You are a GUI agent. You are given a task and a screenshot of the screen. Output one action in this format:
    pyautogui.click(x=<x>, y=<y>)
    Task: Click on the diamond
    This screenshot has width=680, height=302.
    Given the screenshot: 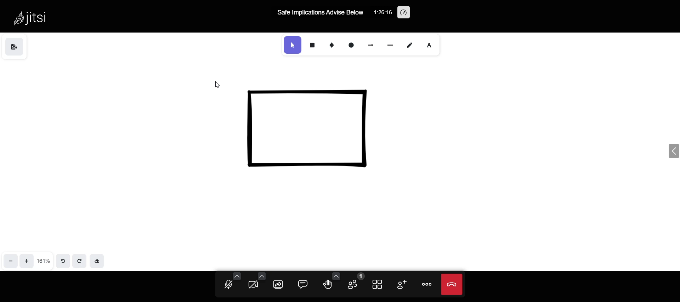 What is the action you would take?
    pyautogui.click(x=332, y=45)
    